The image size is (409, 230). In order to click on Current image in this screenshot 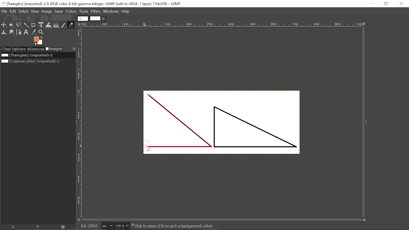, I will do `click(27, 55)`.